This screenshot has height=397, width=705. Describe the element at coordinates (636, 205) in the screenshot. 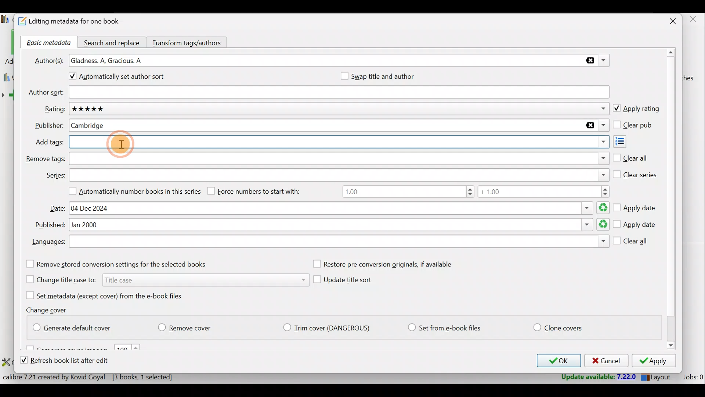

I see `Apply date` at that location.